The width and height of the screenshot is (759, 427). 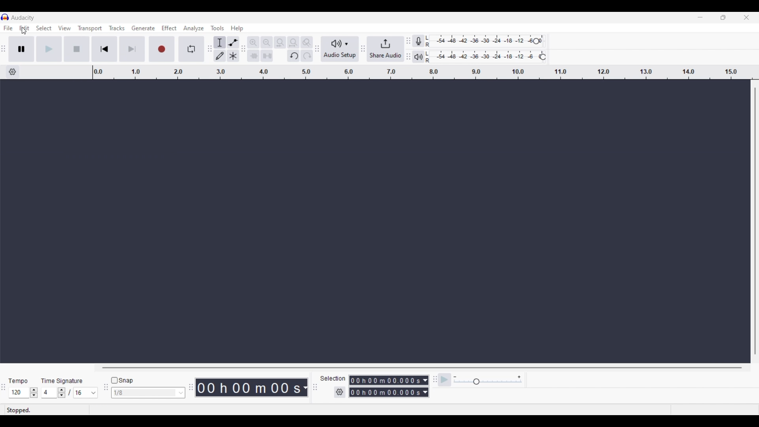 What do you see at coordinates (220, 56) in the screenshot?
I see `Draw tool` at bounding box center [220, 56].